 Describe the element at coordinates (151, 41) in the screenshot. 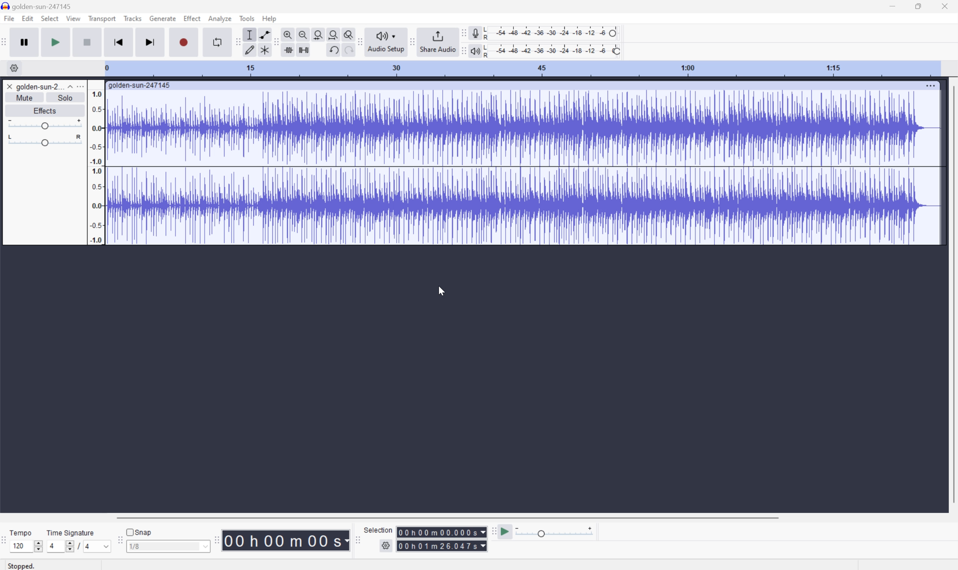

I see `Skip to end` at that location.